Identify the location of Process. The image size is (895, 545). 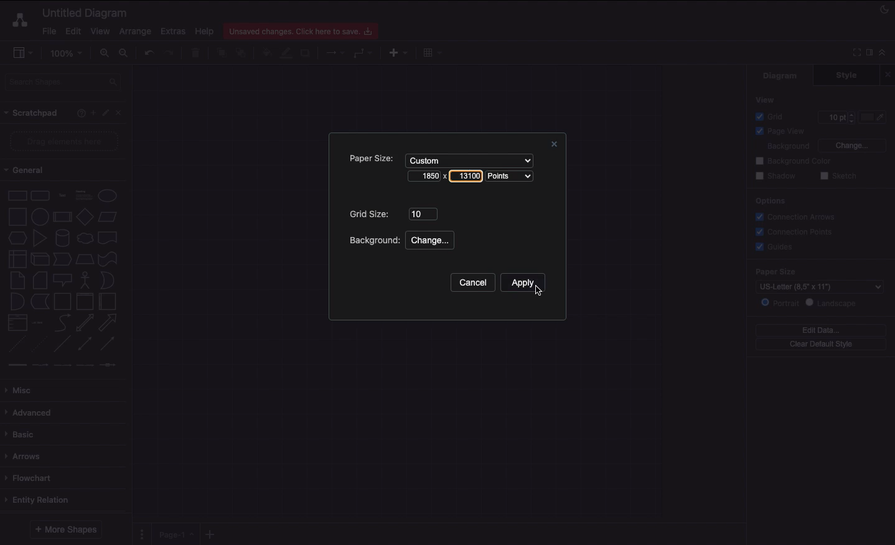
(61, 218).